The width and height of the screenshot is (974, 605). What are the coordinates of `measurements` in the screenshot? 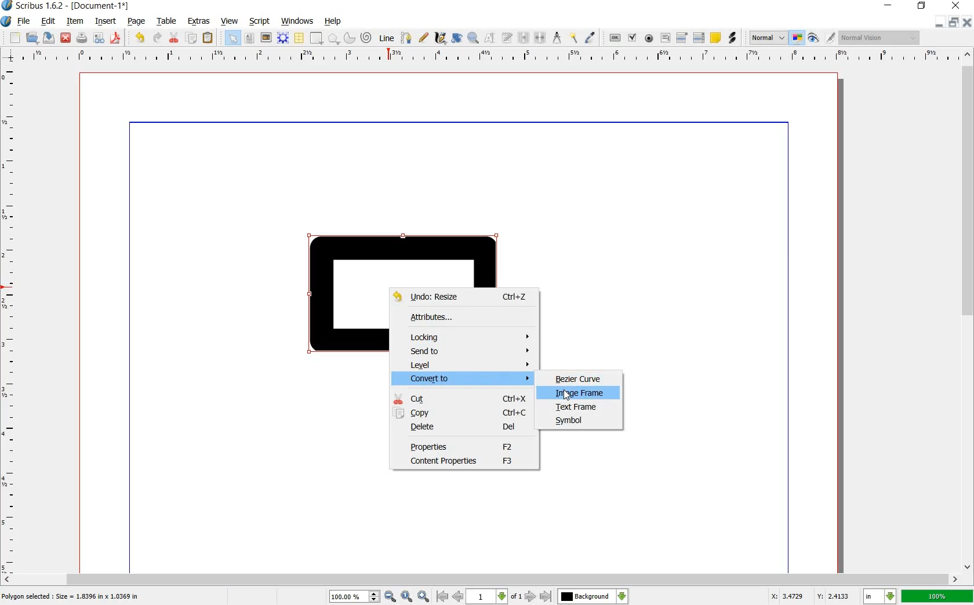 It's located at (557, 37).